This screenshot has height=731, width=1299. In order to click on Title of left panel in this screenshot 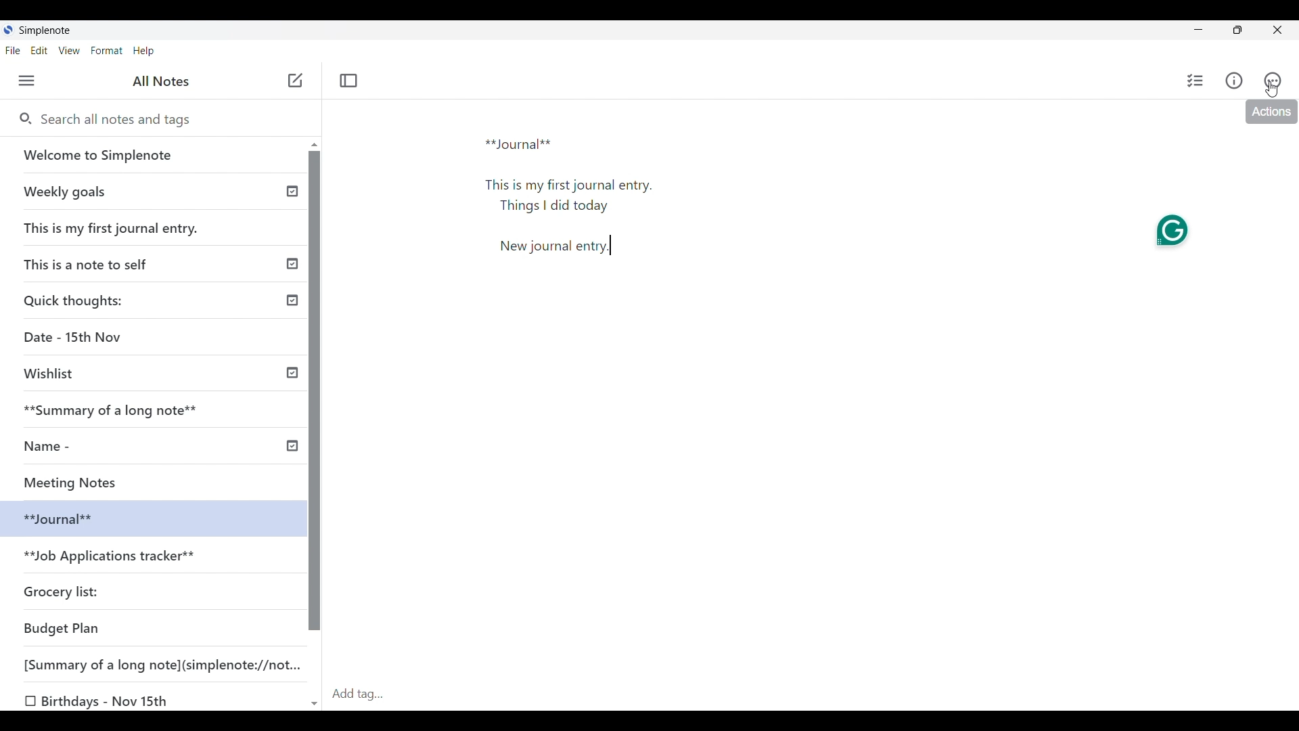, I will do `click(161, 81)`.